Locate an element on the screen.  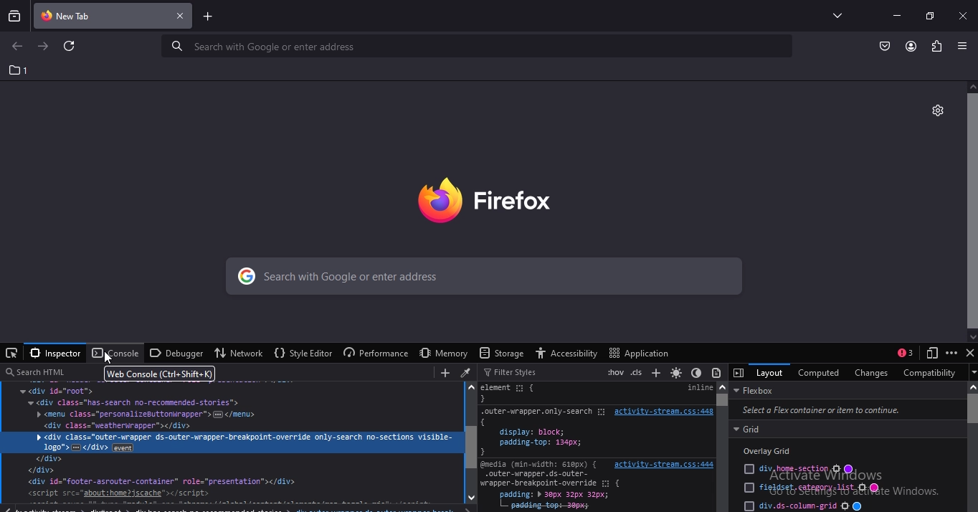
toggle classes is located at coordinates (637, 371).